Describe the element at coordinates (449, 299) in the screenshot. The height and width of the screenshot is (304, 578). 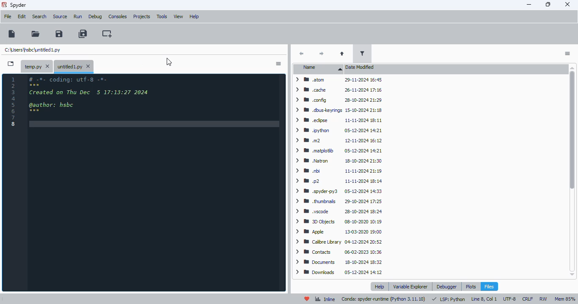
I see `LSP: Python` at that location.